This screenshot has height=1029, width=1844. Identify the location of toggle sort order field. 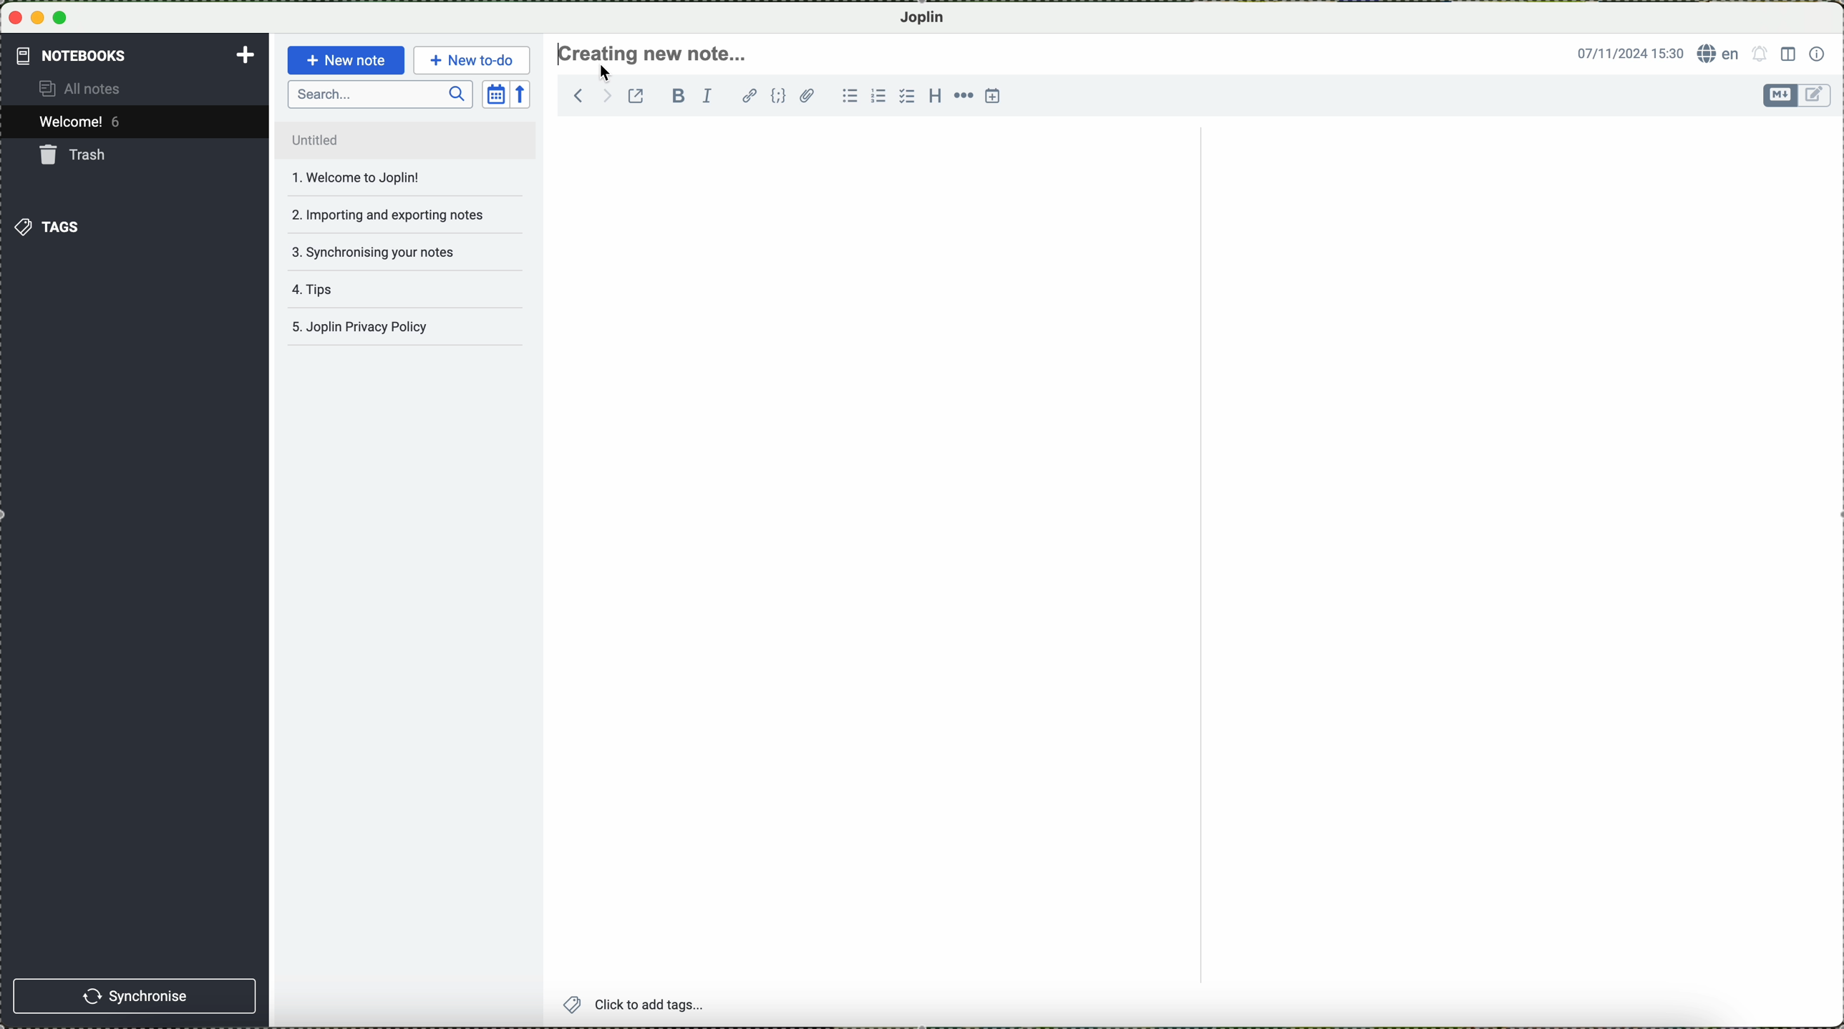
(495, 93).